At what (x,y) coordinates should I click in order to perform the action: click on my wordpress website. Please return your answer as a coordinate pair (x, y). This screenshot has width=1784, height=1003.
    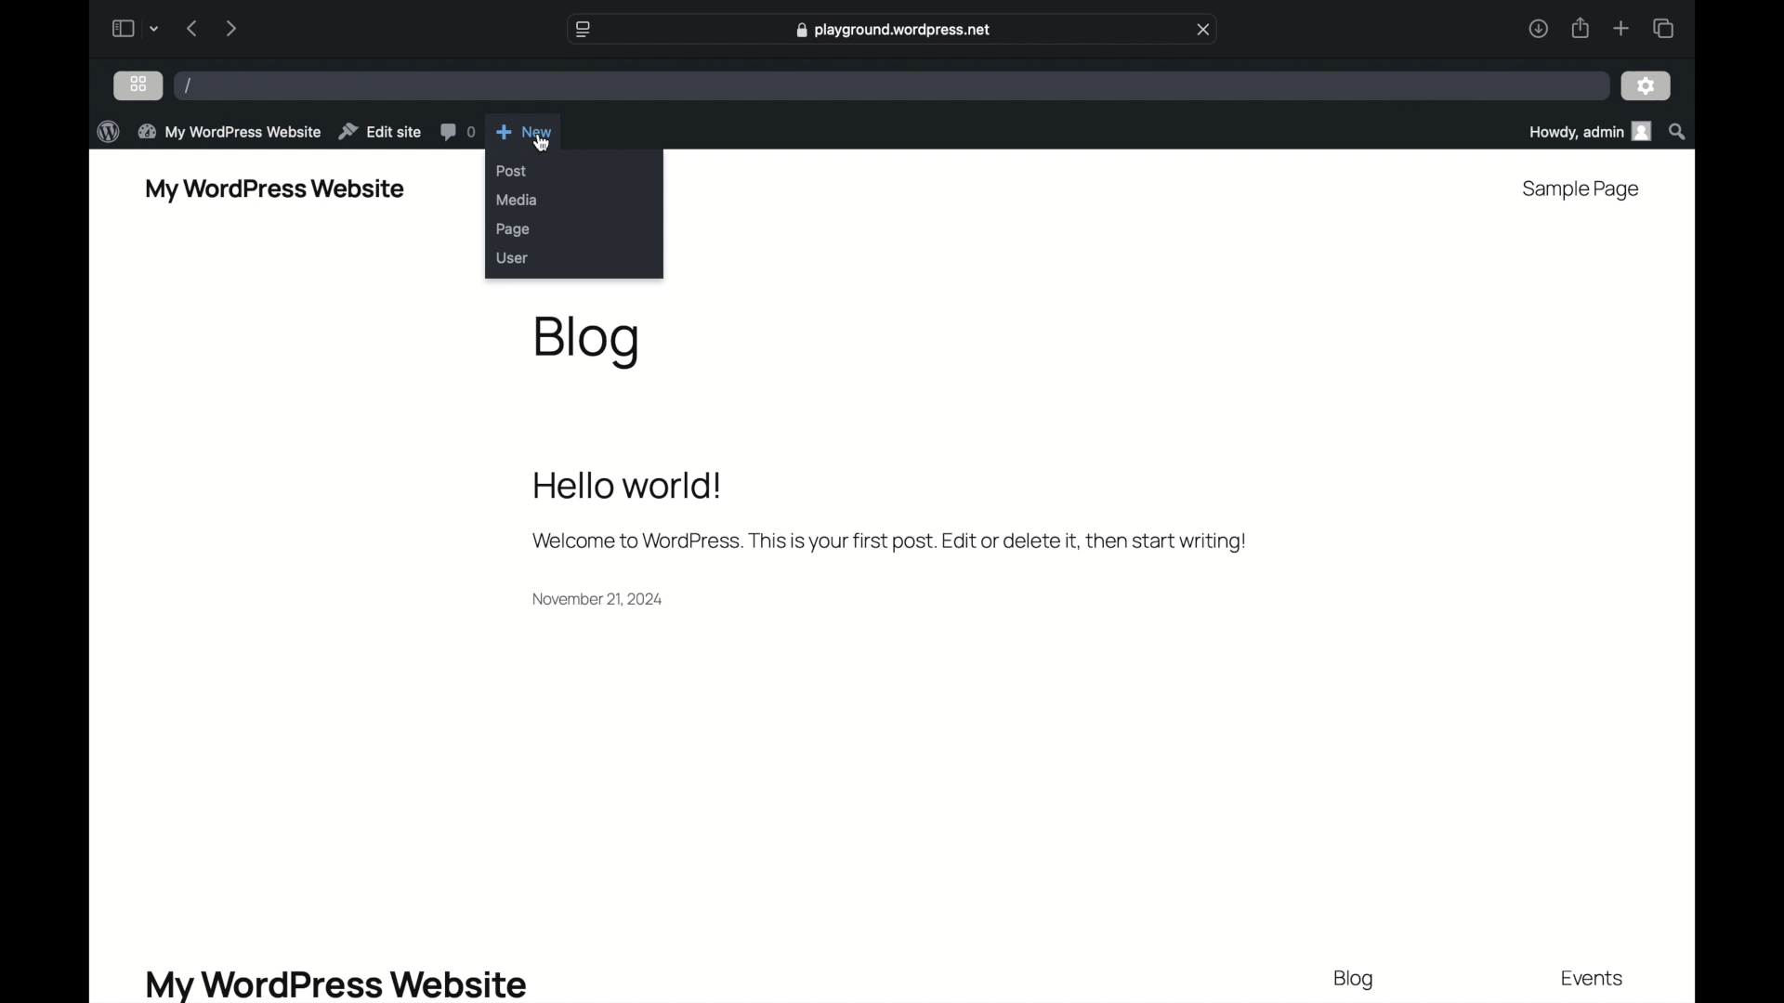
    Looking at the image, I should click on (229, 131).